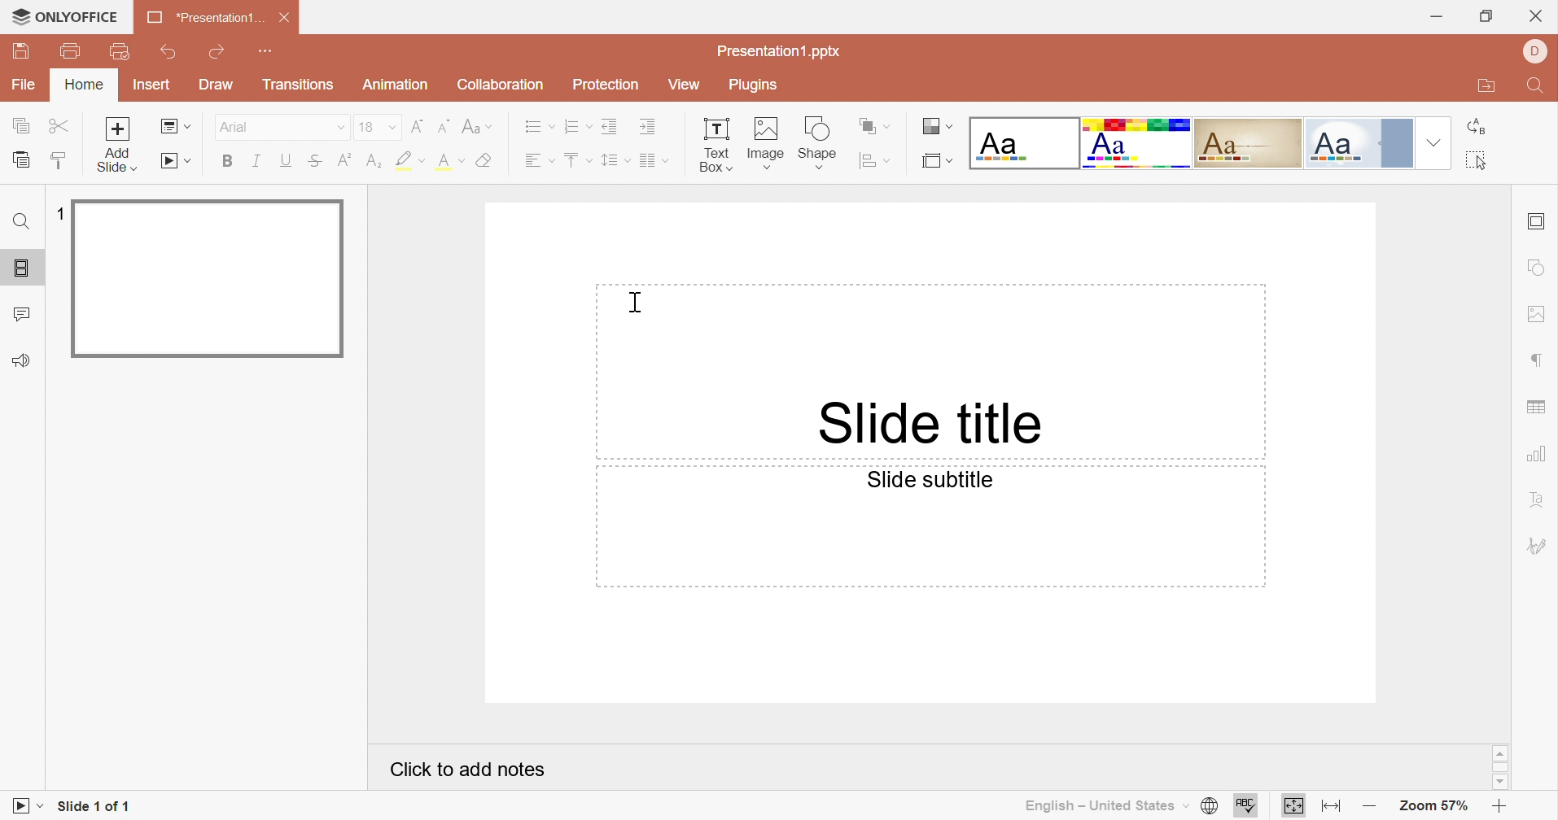 The height and width of the screenshot is (820, 1558). I want to click on Minimize, so click(1442, 13).